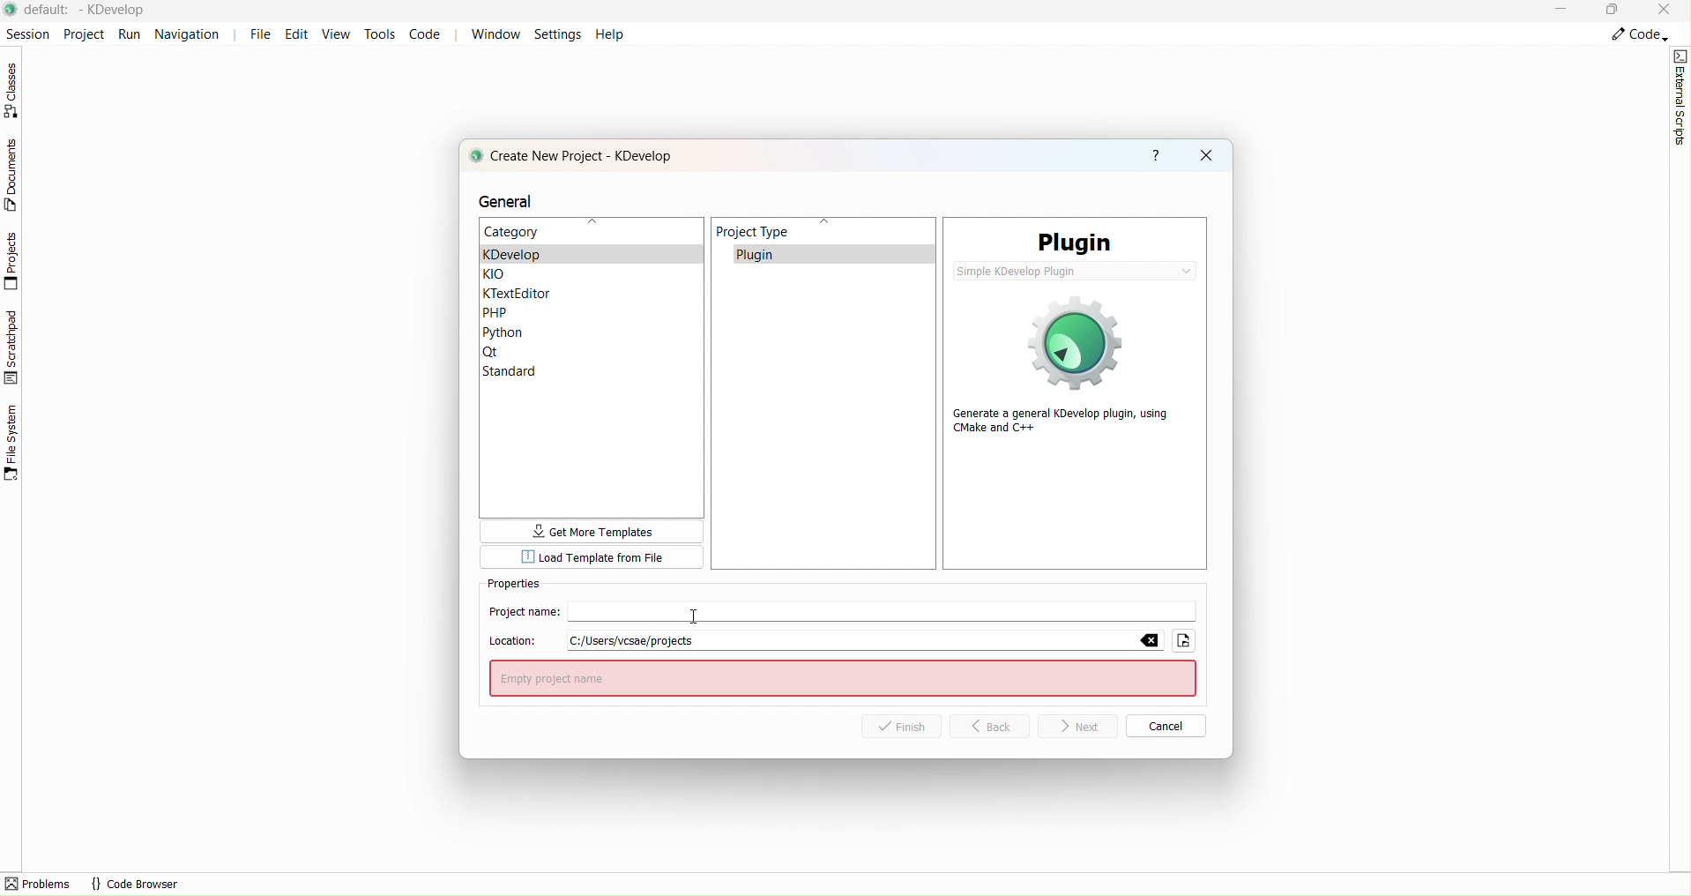  Describe the element at coordinates (514, 584) in the screenshot. I see `Properties` at that location.